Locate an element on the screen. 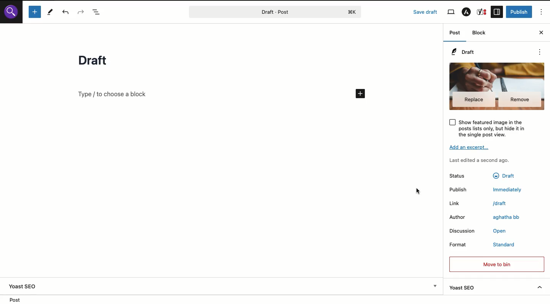  Text  is located at coordinates (507, 217).